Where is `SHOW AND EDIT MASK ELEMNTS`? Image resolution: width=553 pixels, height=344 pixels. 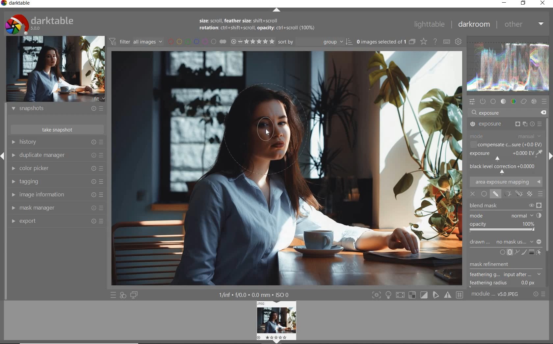
SHOW AND EDIT MASK ELEMNTS is located at coordinates (539, 252).